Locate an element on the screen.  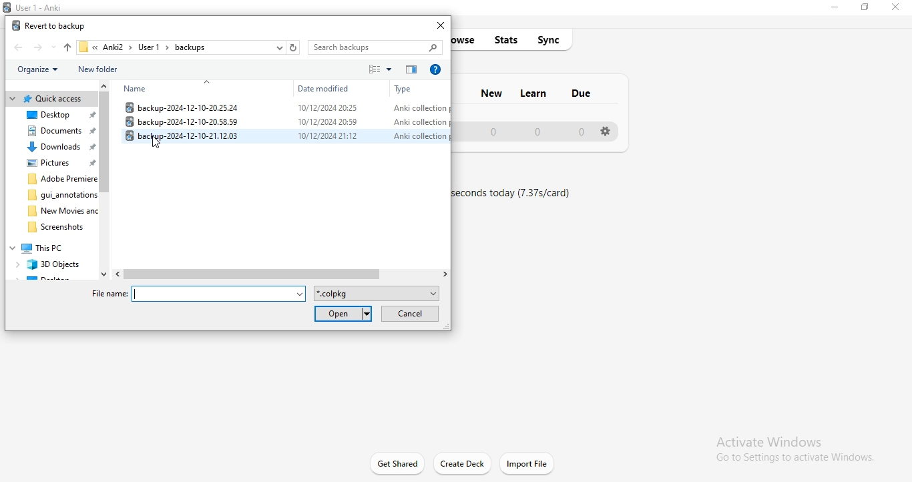
Cursor is located at coordinates (160, 144).